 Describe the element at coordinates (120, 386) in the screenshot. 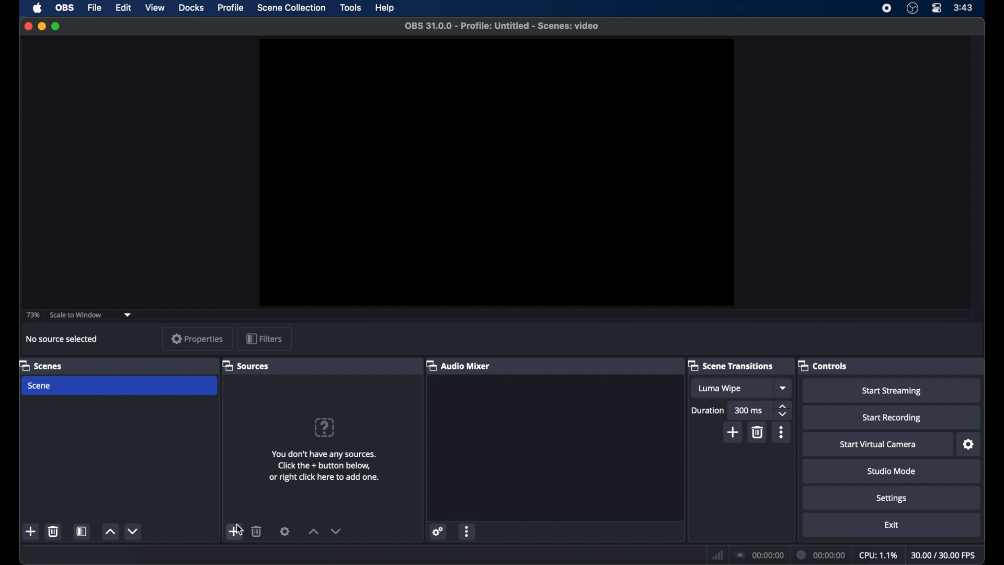

I see `scene` at that location.